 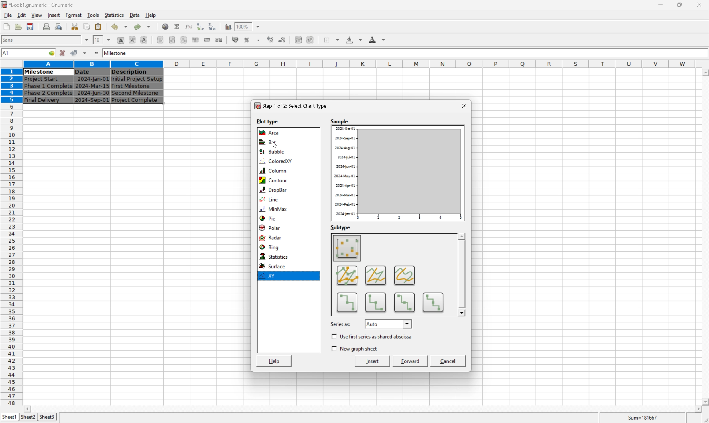 I want to click on center horizontally, so click(x=172, y=40).